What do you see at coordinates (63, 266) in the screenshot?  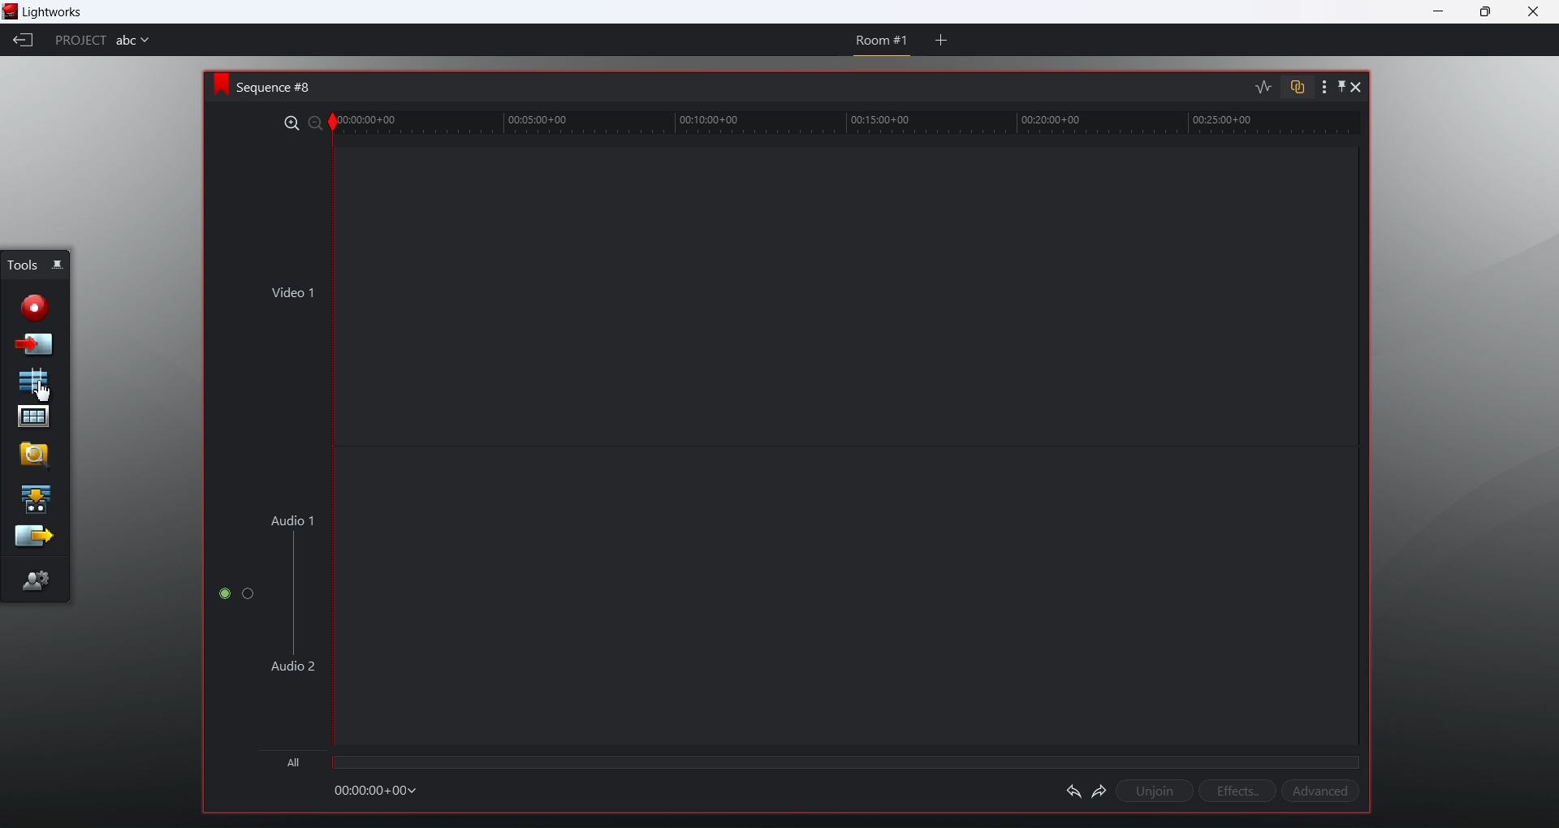 I see `pin this object` at bounding box center [63, 266].